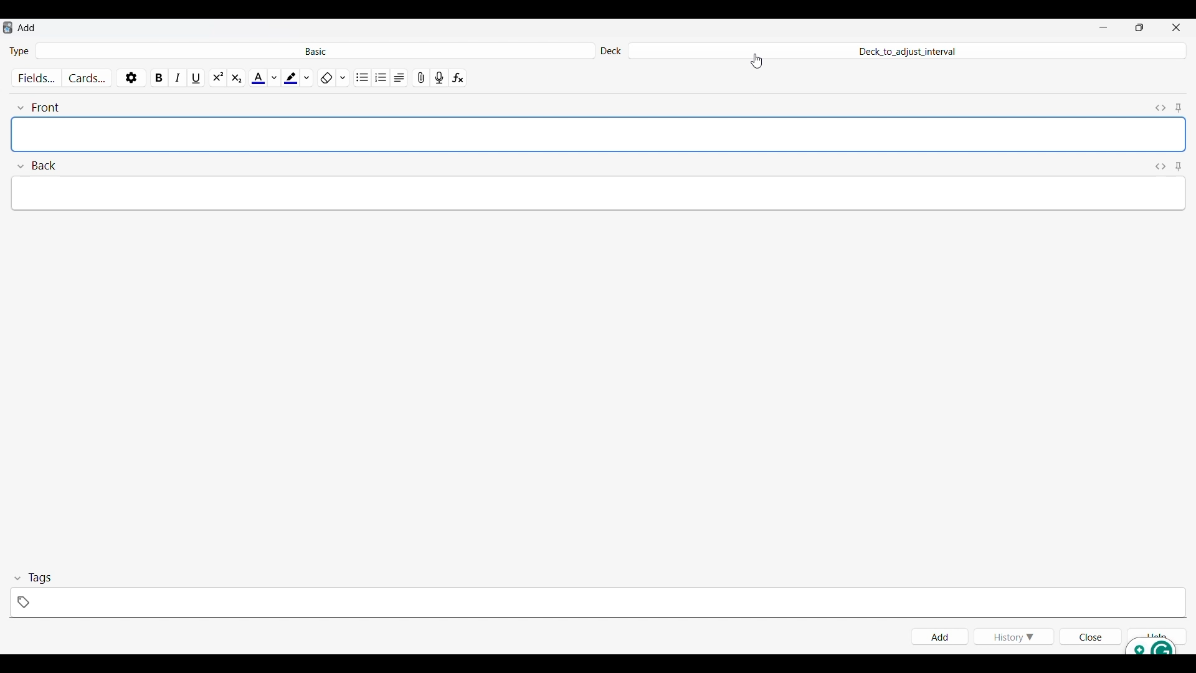  Describe the element at coordinates (439, 78) in the screenshot. I see `Record audio` at that location.